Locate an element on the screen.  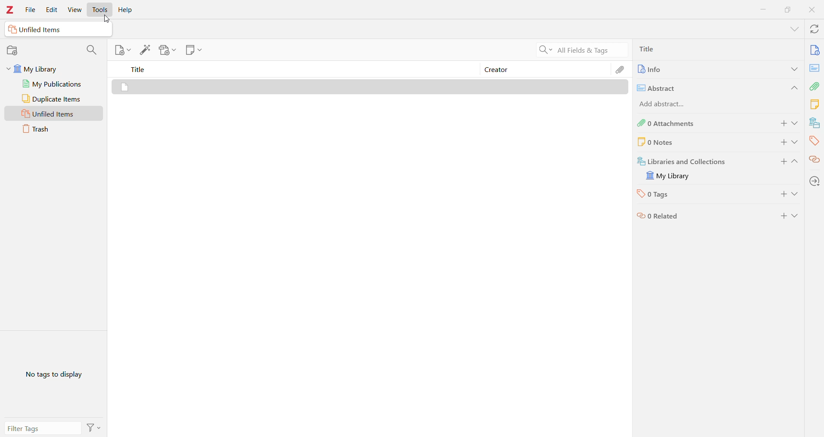
Add is located at coordinates (781, 217).